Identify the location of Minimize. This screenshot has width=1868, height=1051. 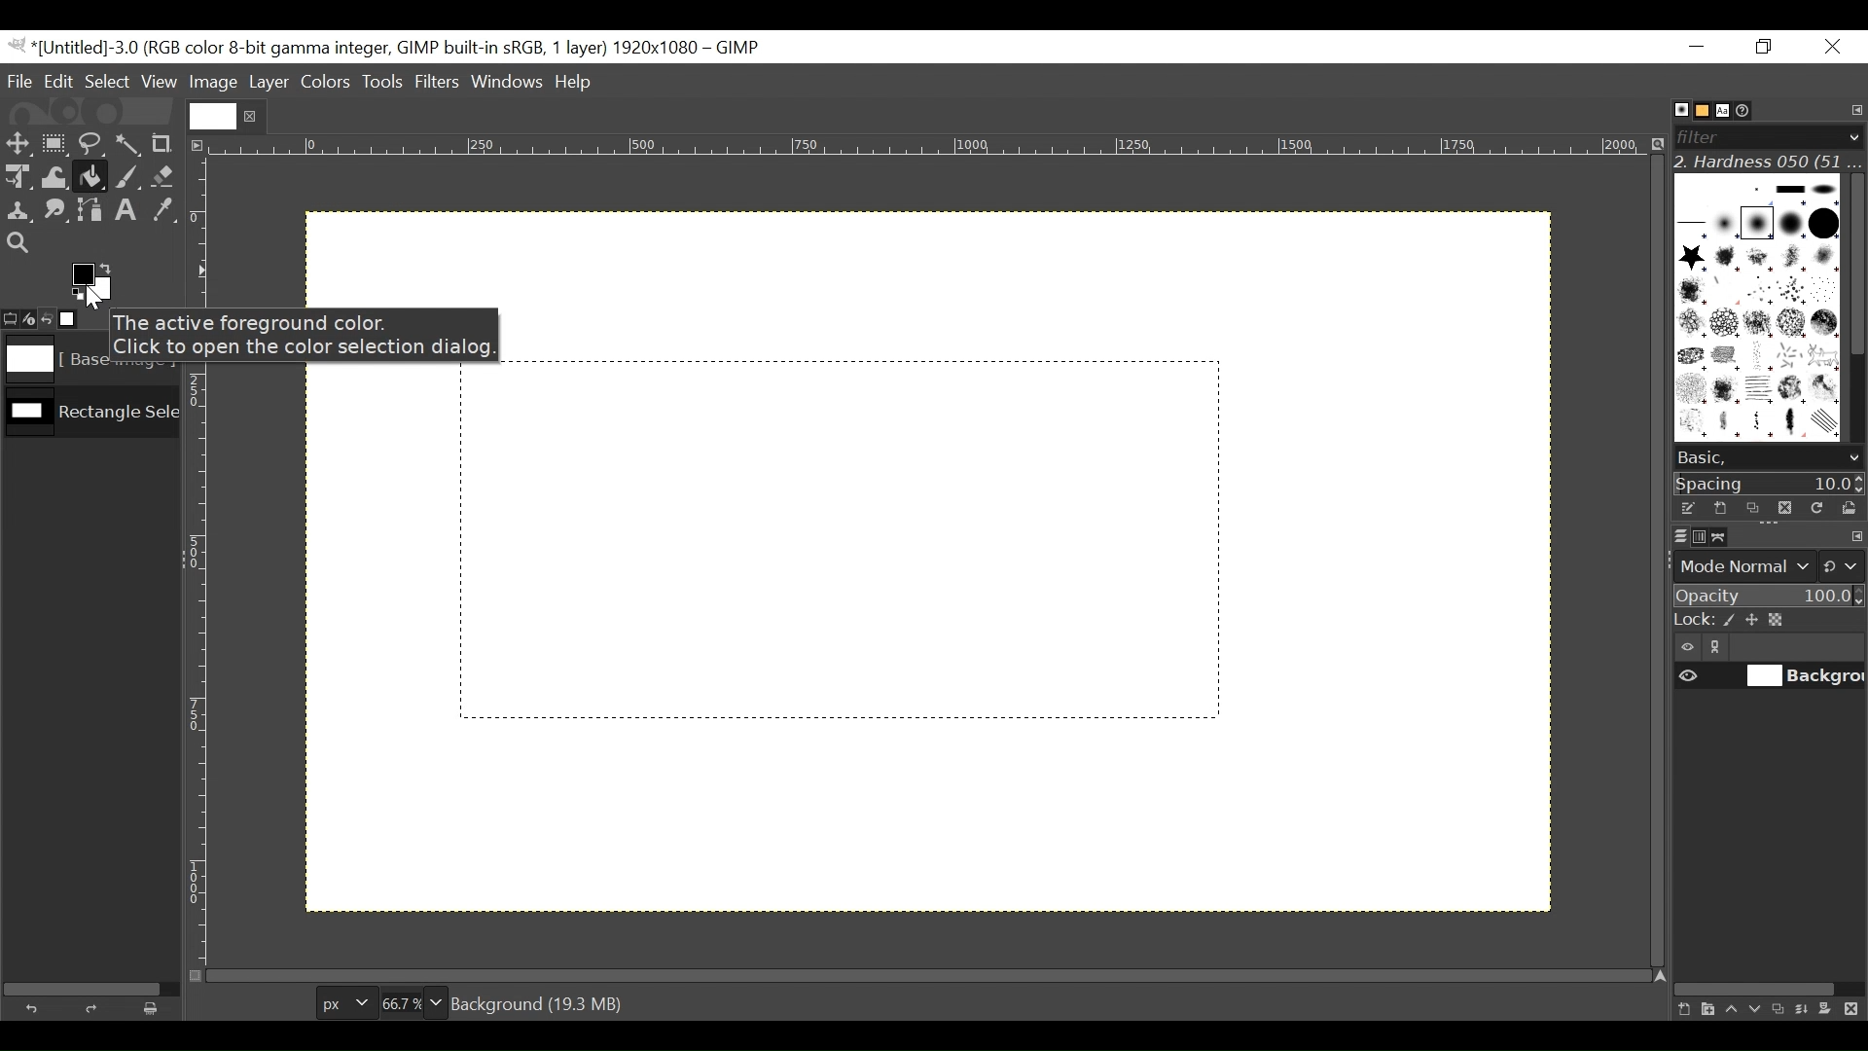
(1698, 46).